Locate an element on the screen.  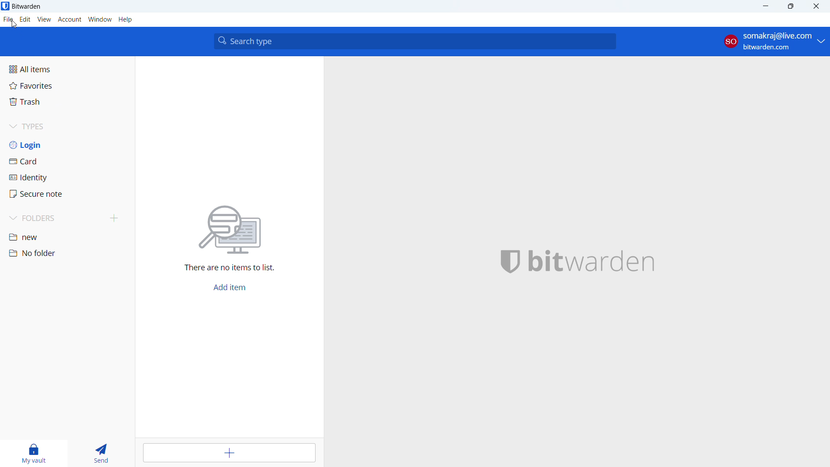
edit is located at coordinates (26, 19).